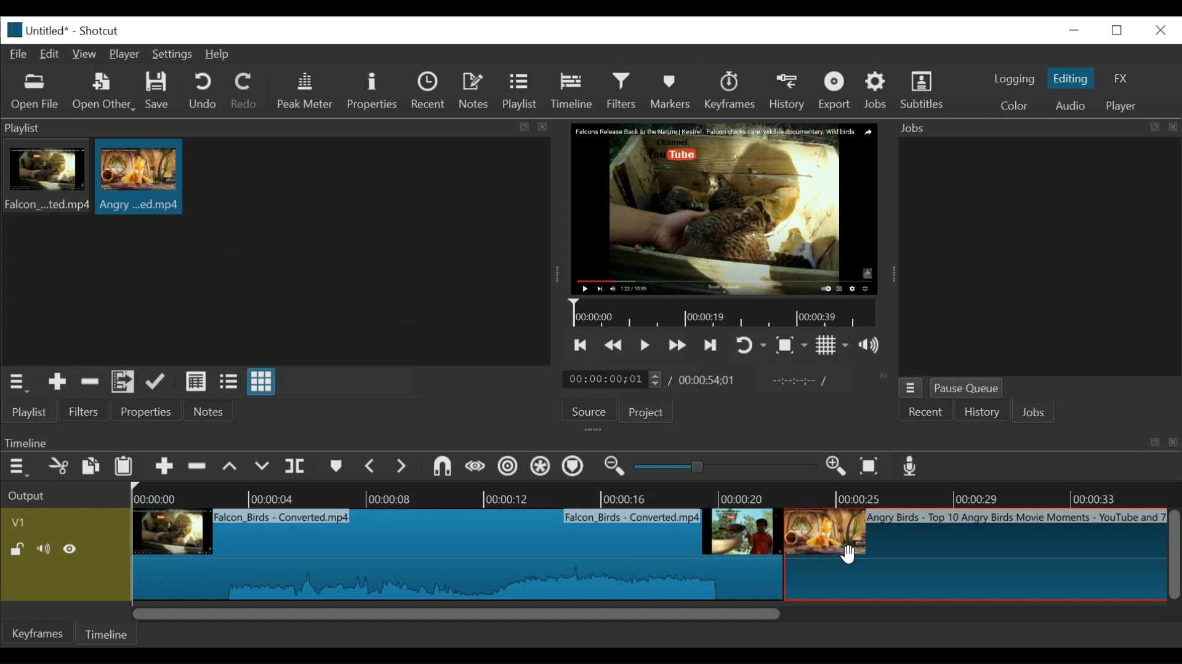 The image size is (1182, 664). Describe the element at coordinates (39, 633) in the screenshot. I see `Keyframes` at that location.